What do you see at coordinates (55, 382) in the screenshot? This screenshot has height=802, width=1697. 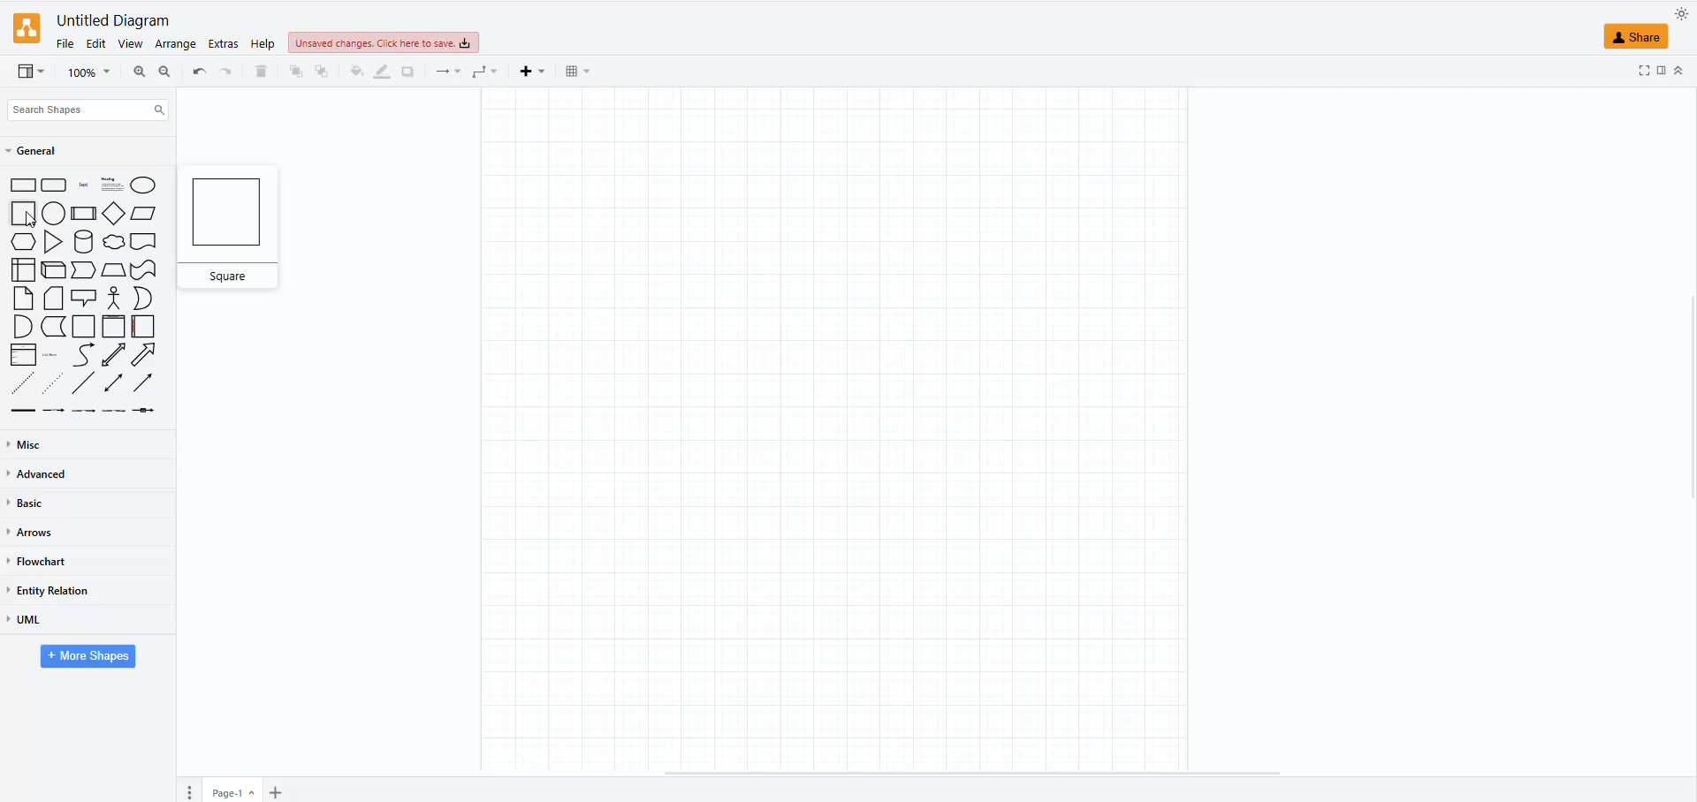 I see `dotted line` at bounding box center [55, 382].